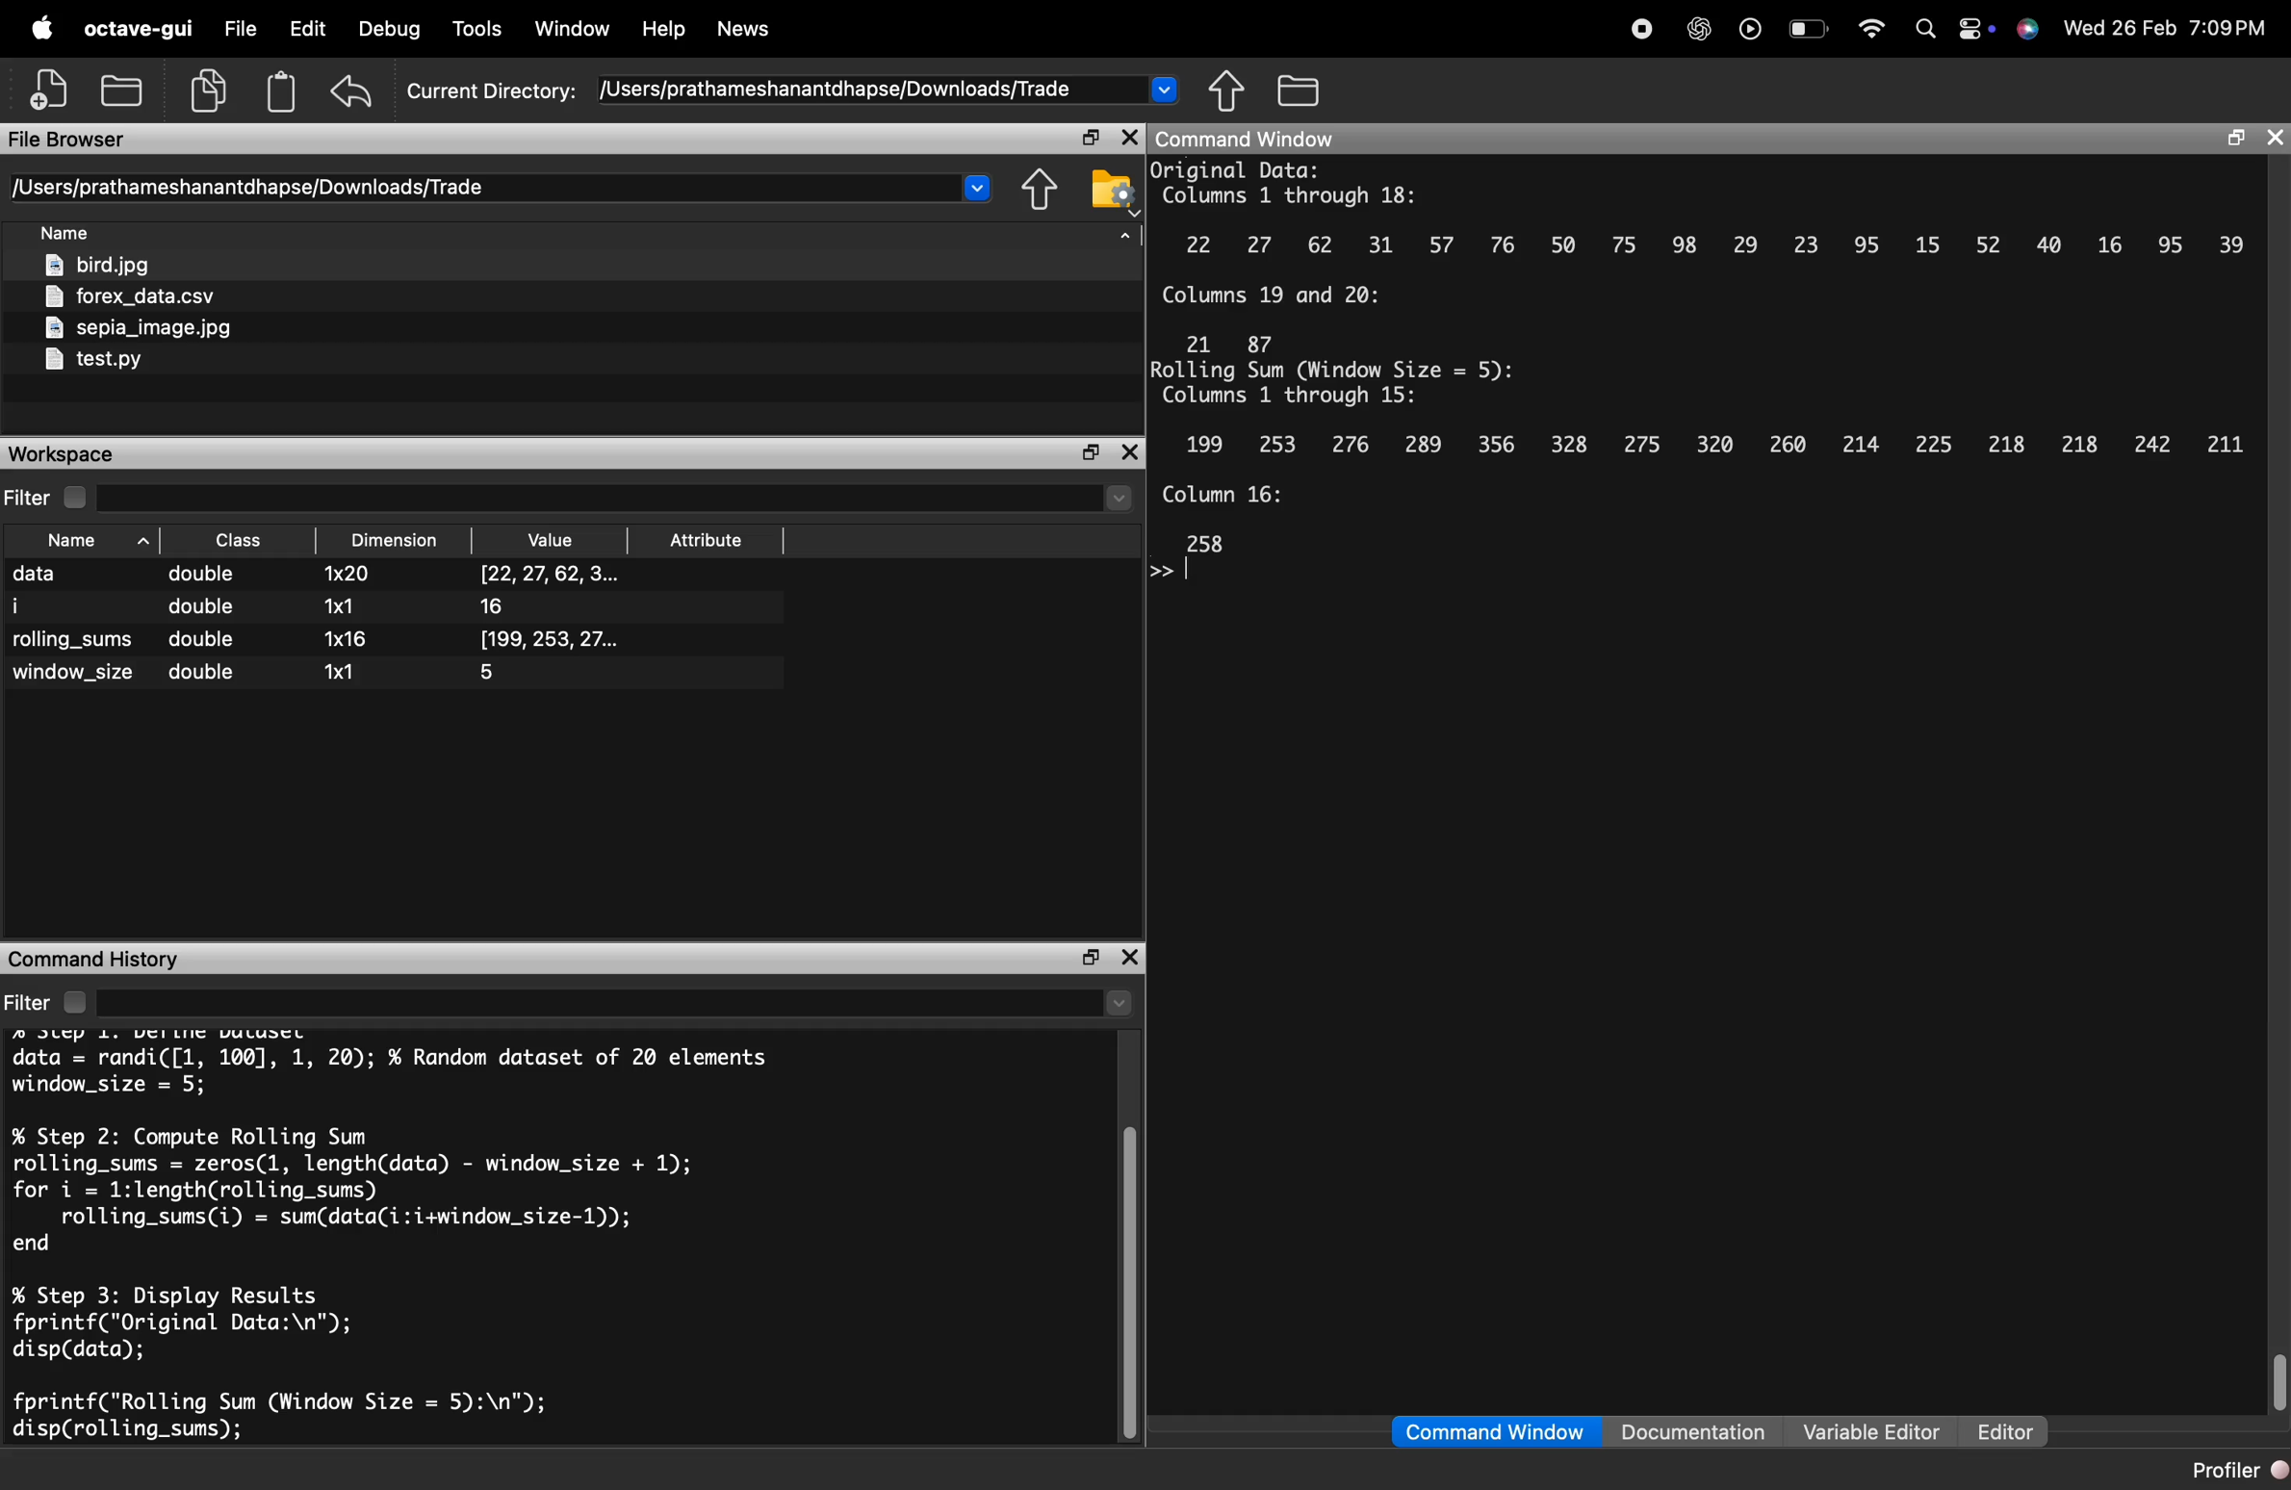  I want to click on dimension, so click(365, 627).